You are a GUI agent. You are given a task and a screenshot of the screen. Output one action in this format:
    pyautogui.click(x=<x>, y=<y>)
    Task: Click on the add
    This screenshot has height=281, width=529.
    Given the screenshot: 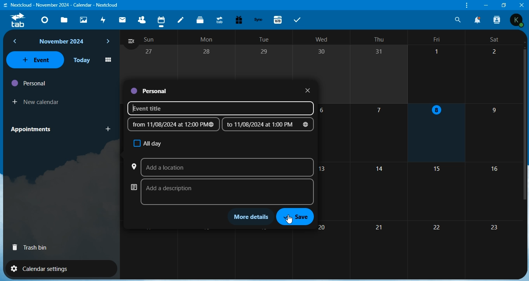 What is the action you would take?
    pyautogui.click(x=106, y=130)
    